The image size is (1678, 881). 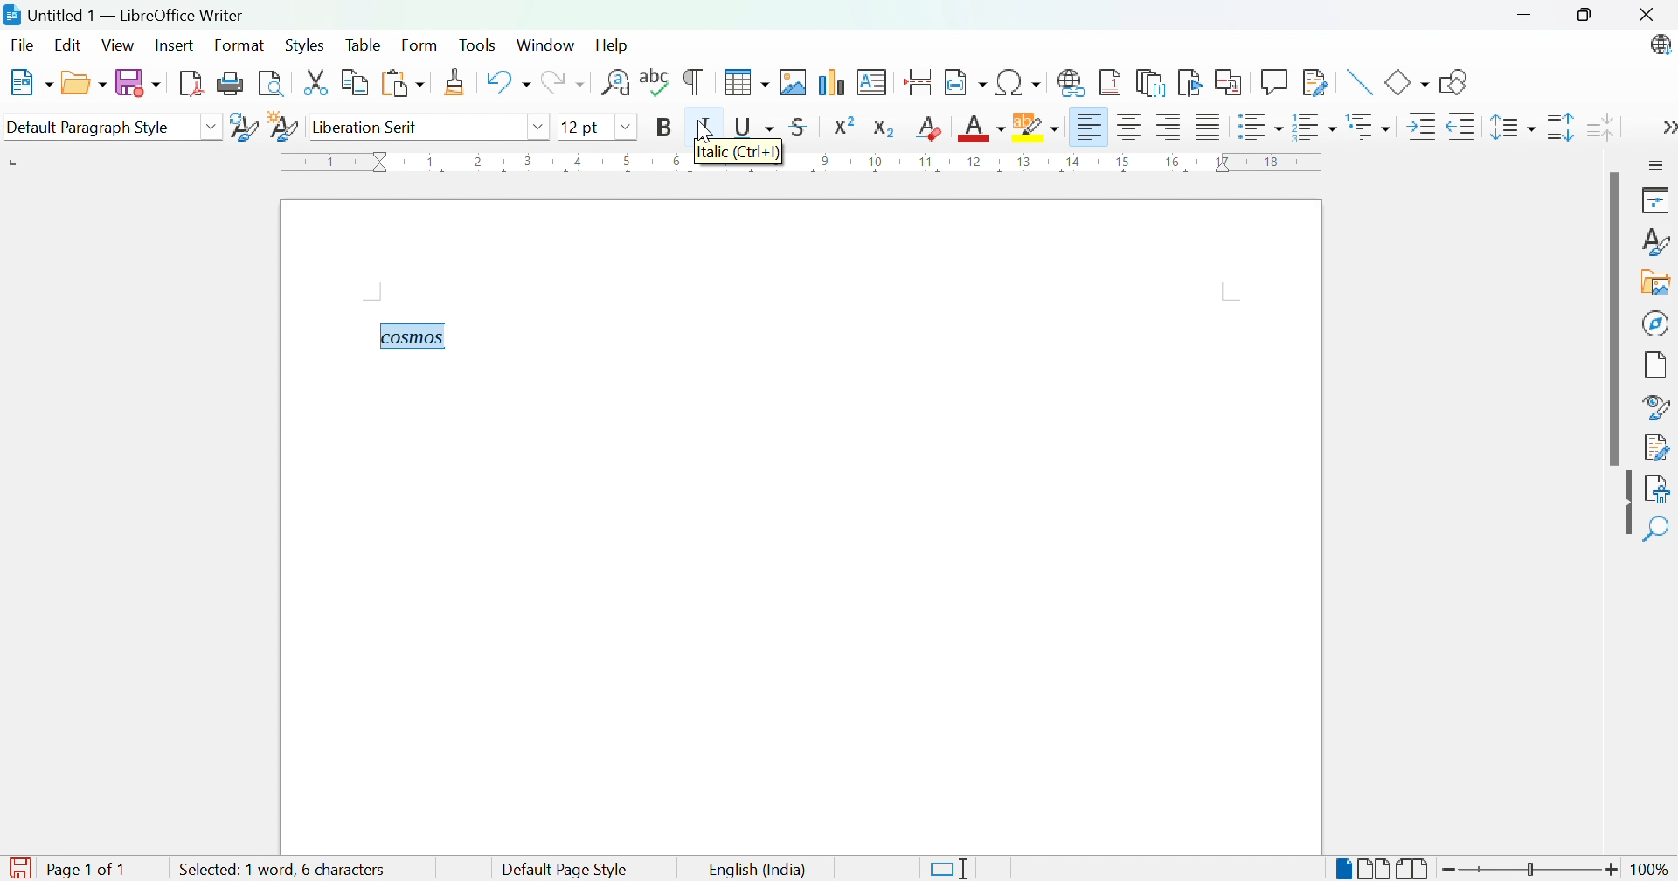 I want to click on Set line spacing, so click(x=1511, y=127).